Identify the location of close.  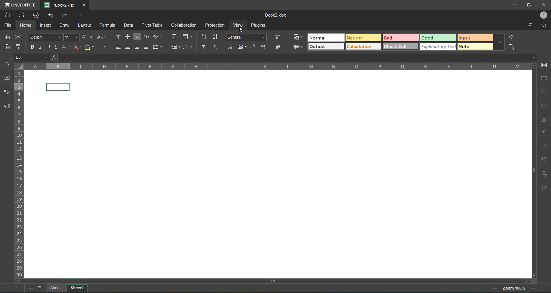
(544, 4).